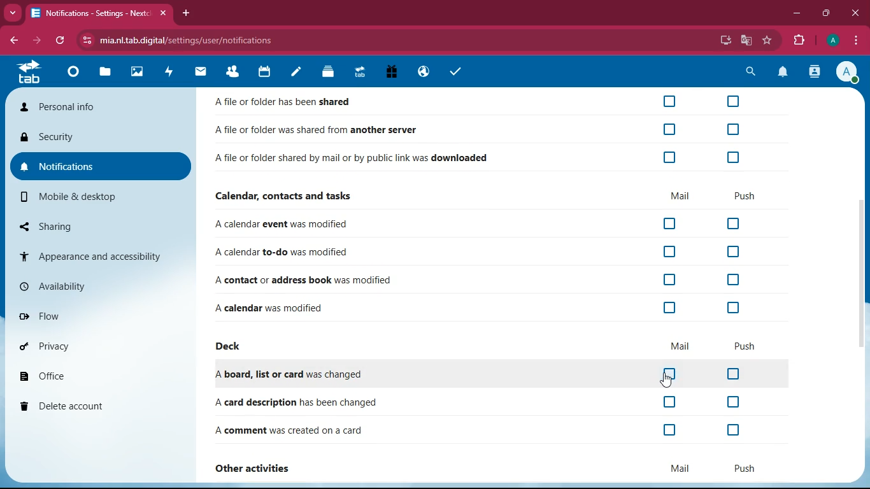 The image size is (870, 489). Describe the element at coordinates (201, 73) in the screenshot. I see `mail` at that location.